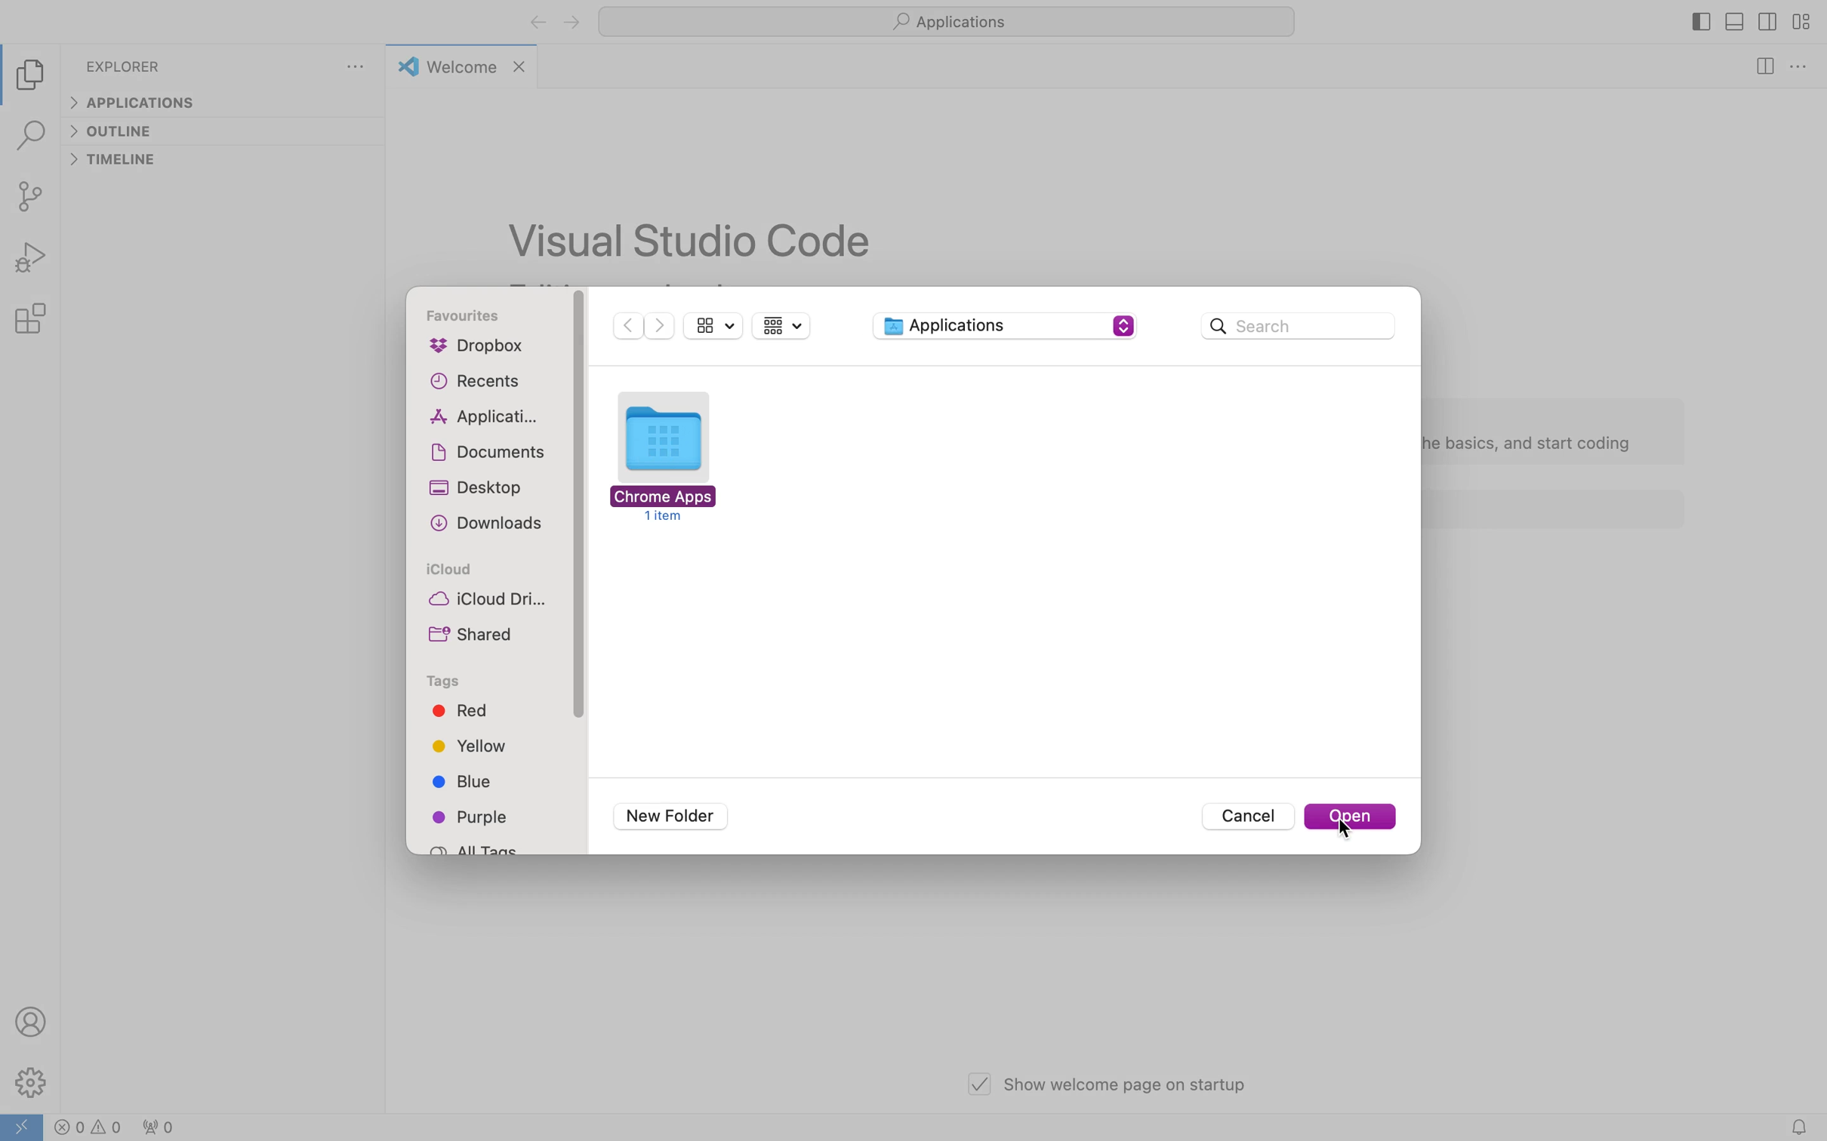 This screenshot has width=1827, height=1141. Describe the element at coordinates (125, 68) in the screenshot. I see `explorer` at that location.